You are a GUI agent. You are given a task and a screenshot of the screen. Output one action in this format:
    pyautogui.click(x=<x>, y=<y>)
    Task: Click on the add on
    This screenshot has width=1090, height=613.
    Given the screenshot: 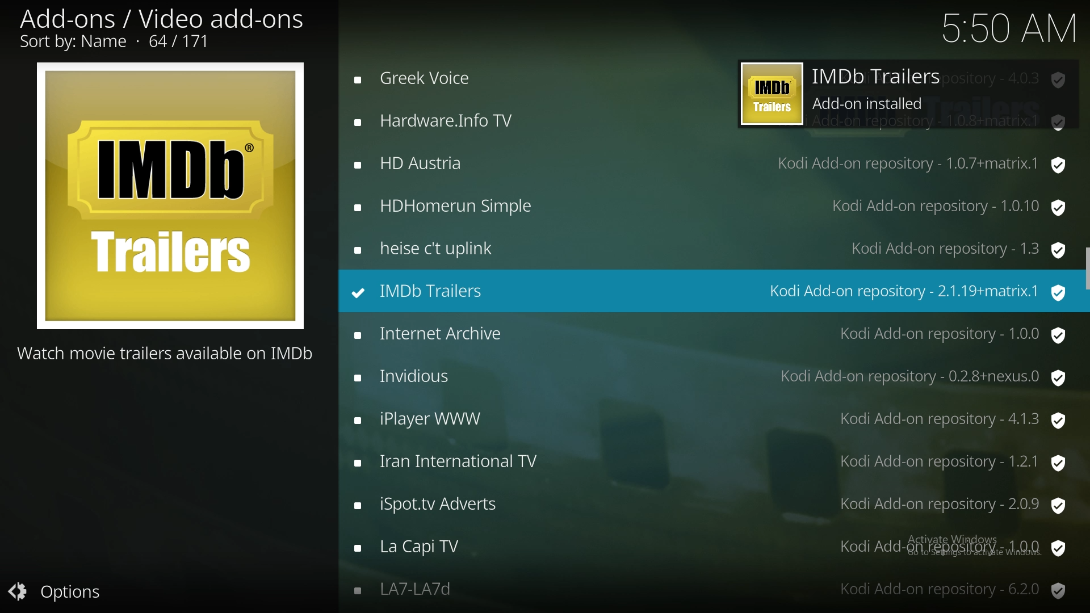 What is the action you would take?
    pyautogui.click(x=713, y=205)
    